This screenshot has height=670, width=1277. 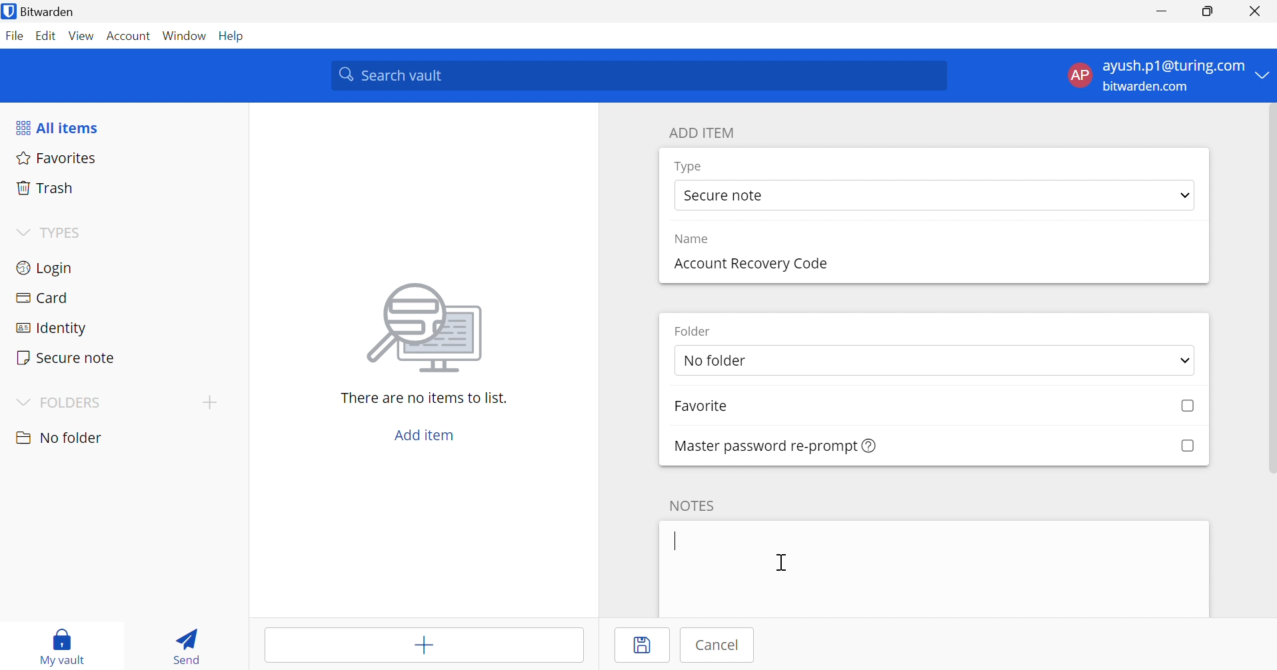 I want to click on Favorite, so click(x=715, y=408).